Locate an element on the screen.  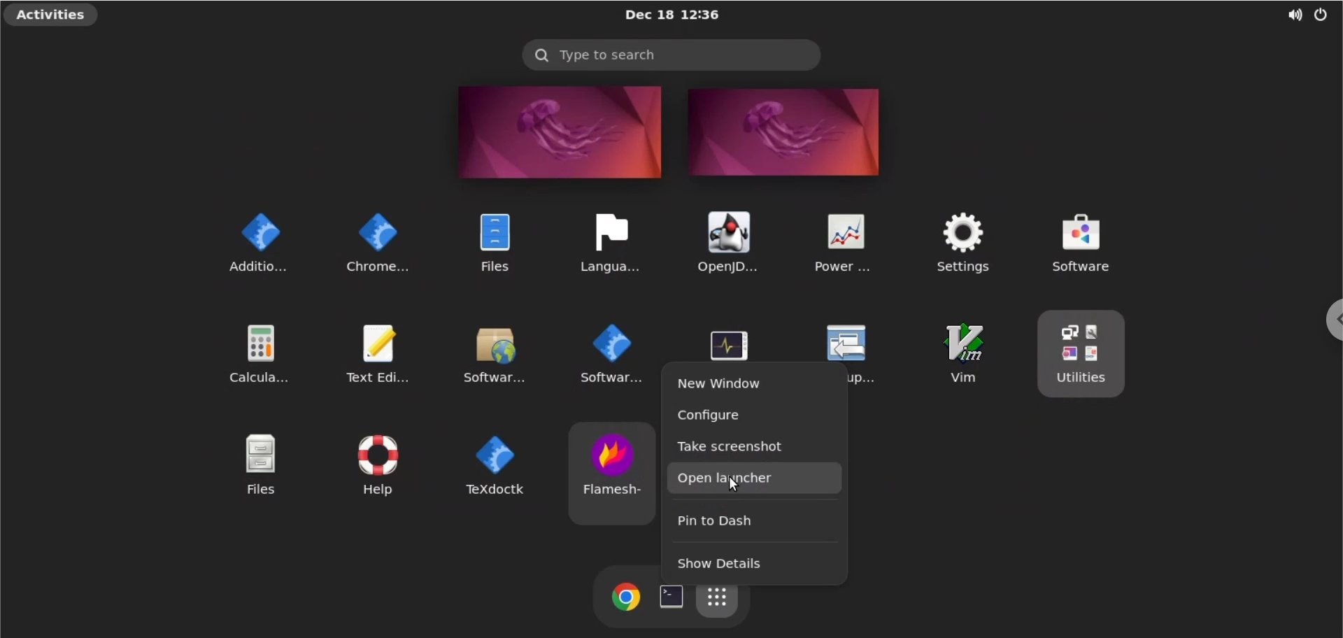
take screenshot is located at coordinates (748, 448).